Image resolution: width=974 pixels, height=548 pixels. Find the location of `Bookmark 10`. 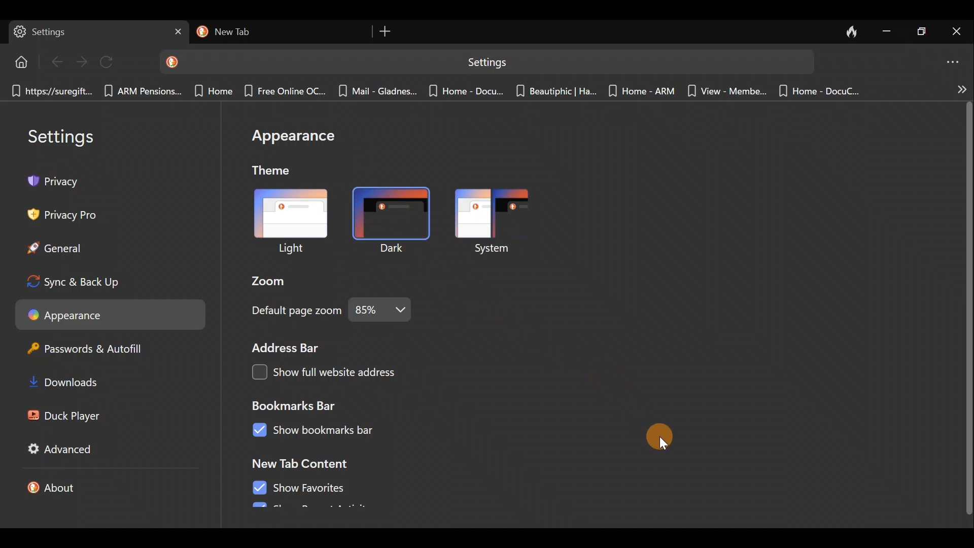

Bookmark 10 is located at coordinates (817, 90).